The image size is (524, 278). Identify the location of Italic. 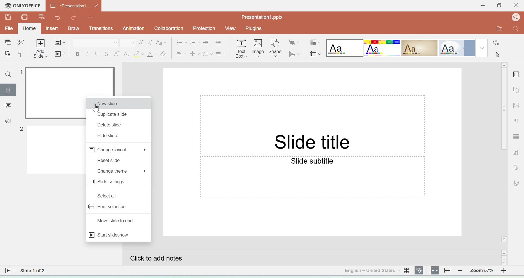
(87, 54).